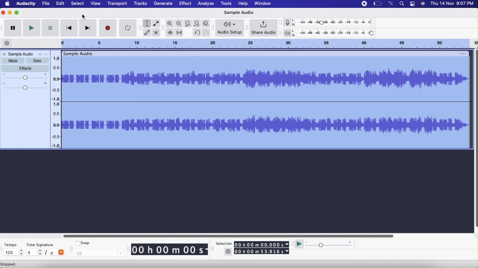 The height and width of the screenshot is (268, 478). I want to click on Tempo, so click(11, 245).